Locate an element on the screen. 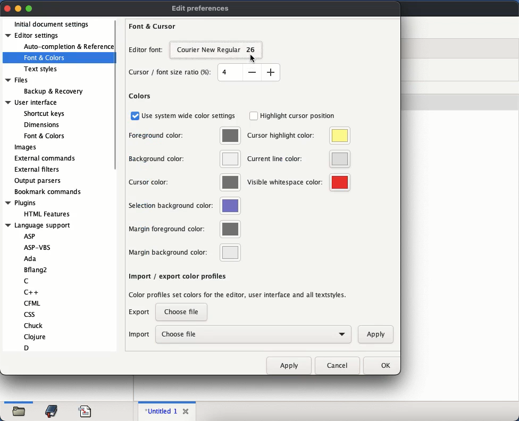 The image size is (519, 421). HTML Features is located at coordinates (47, 214).